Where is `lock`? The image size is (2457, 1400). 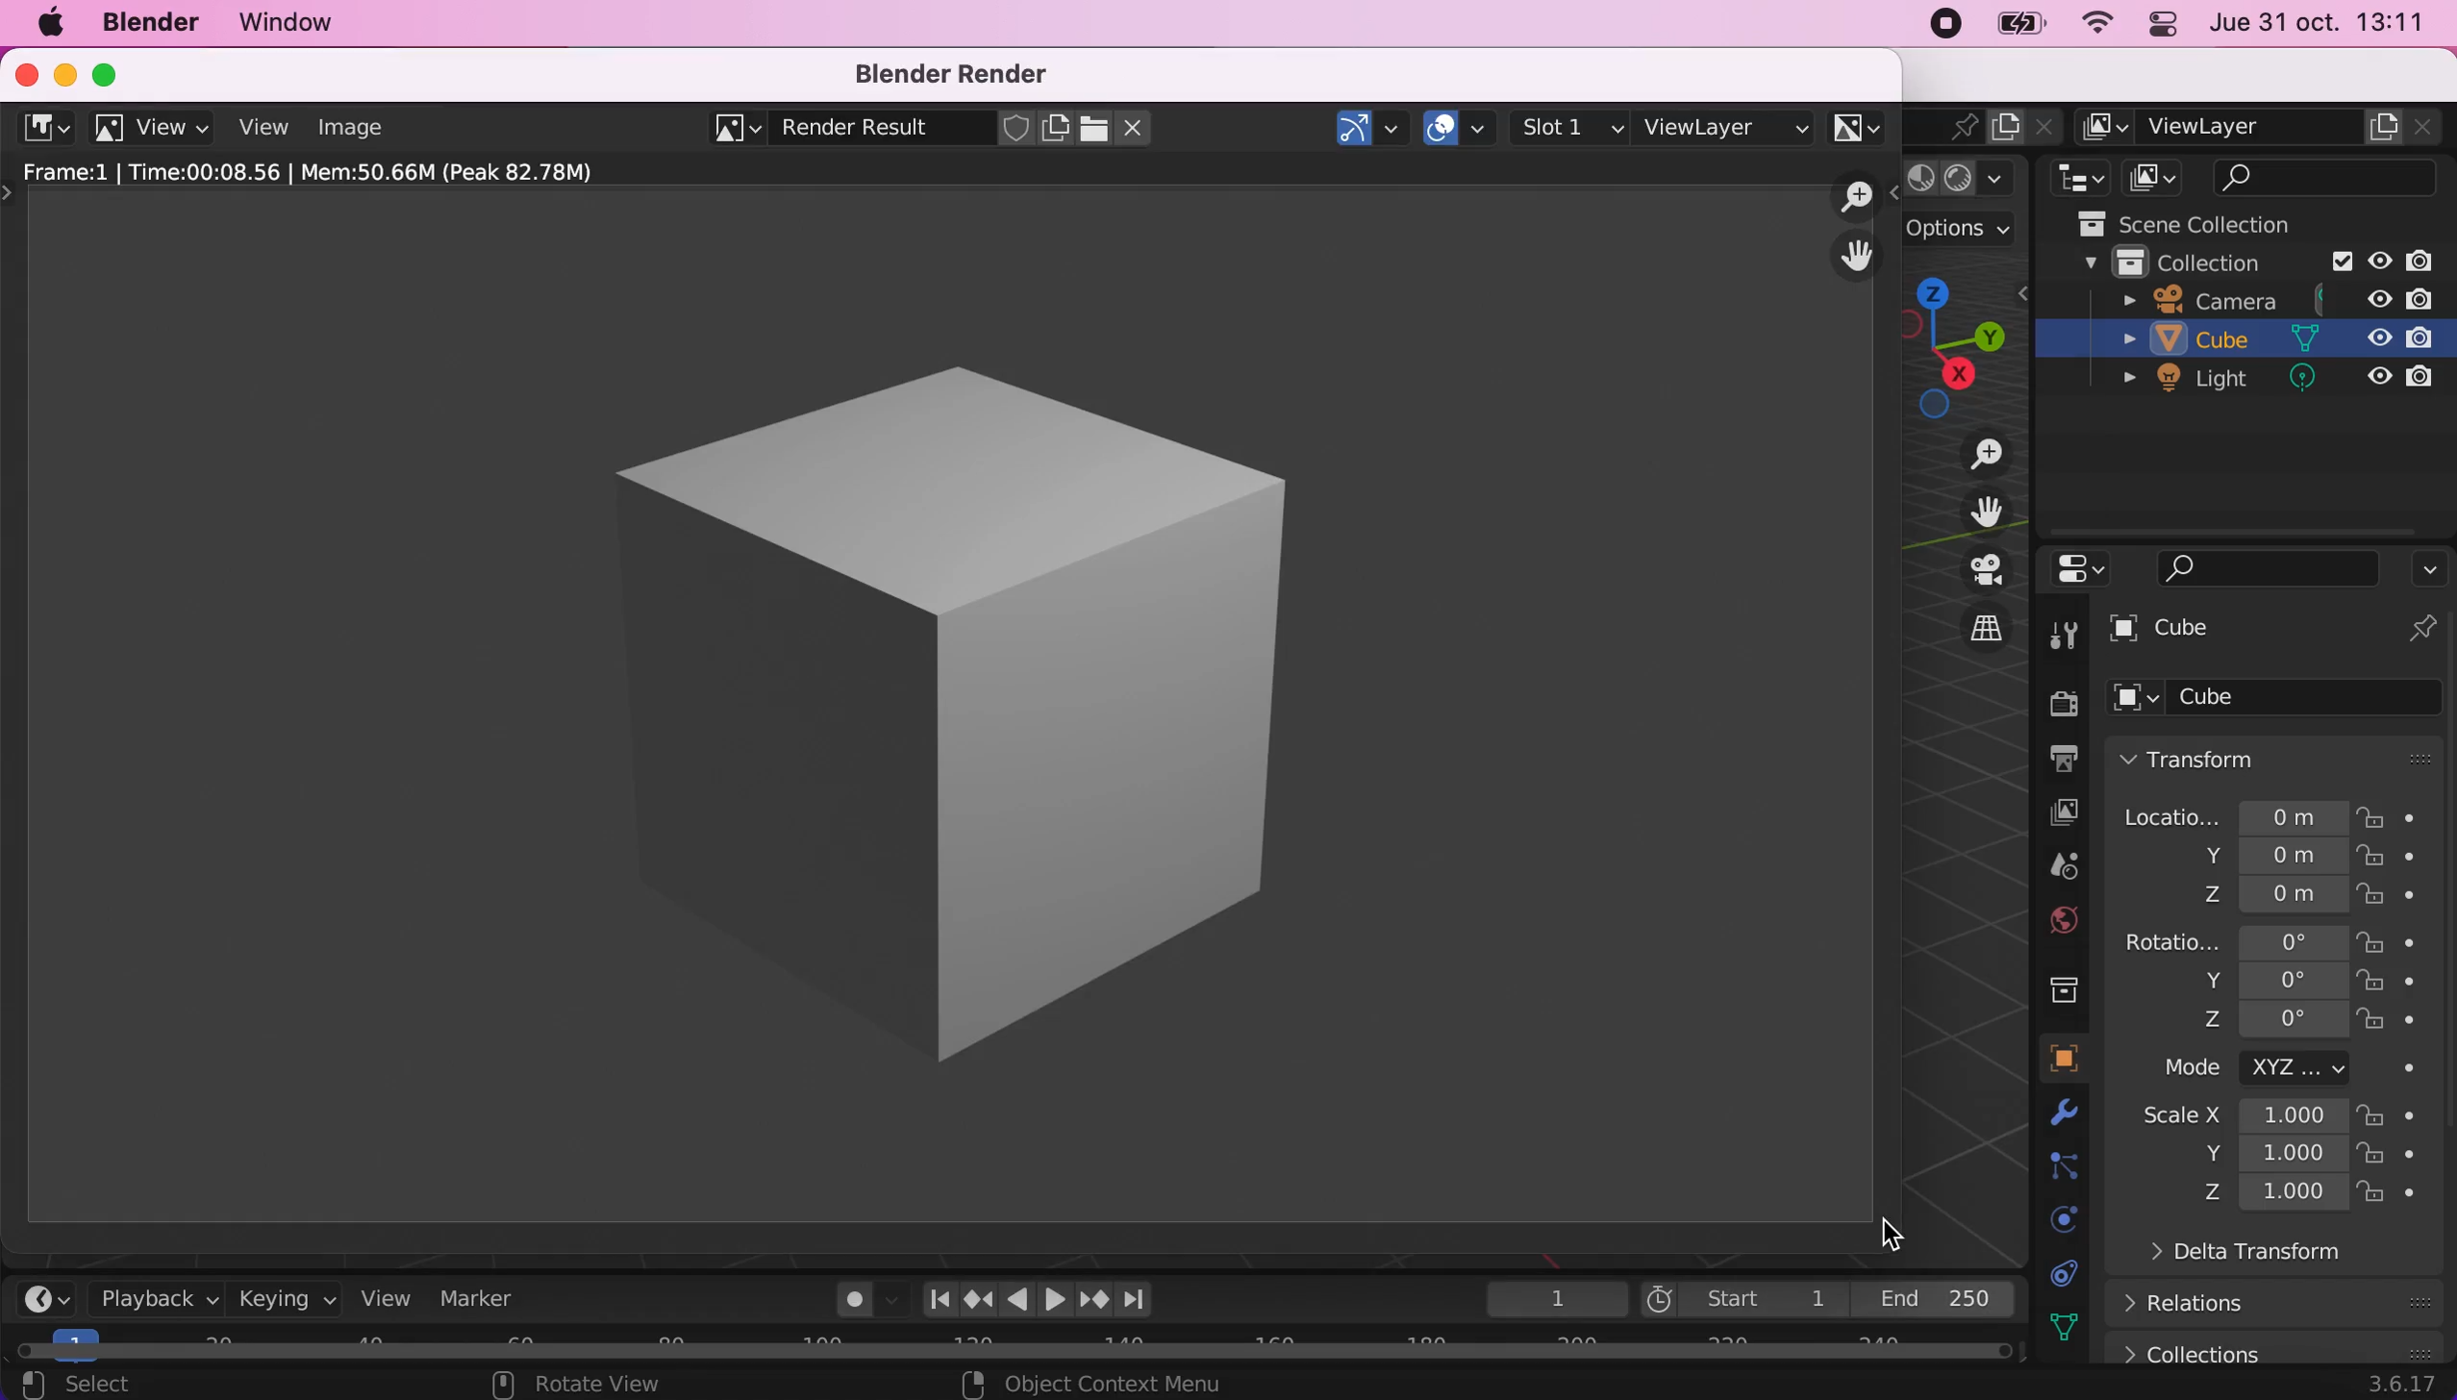
lock is located at coordinates (2391, 1023).